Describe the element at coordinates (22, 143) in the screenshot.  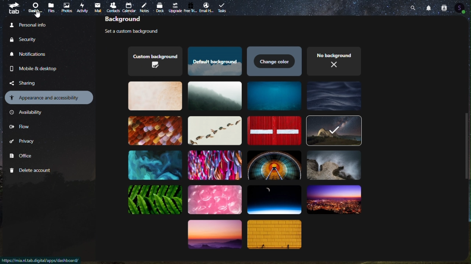
I see `Privacy` at that location.